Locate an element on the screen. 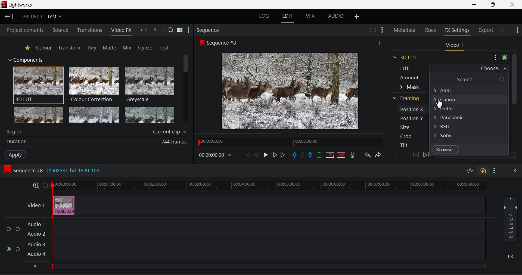 The width and height of the screenshot is (522, 275). Audio Input Checkbox is located at coordinates (18, 248).